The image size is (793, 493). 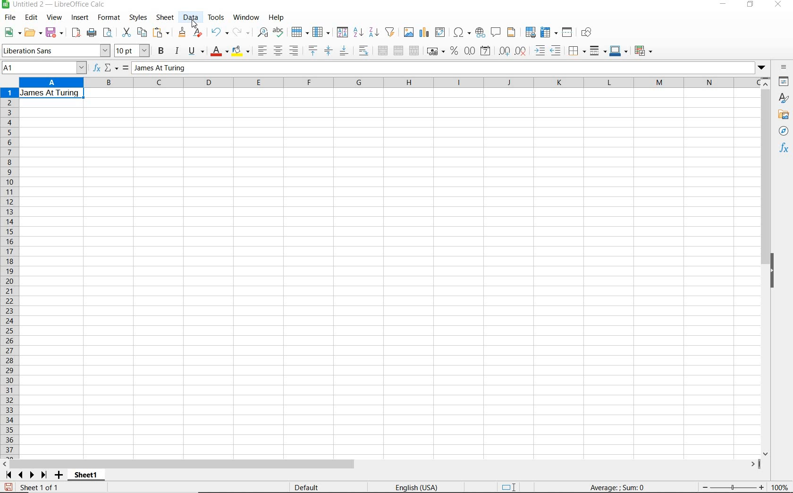 What do you see at coordinates (619, 51) in the screenshot?
I see `border color` at bounding box center [619, 51].